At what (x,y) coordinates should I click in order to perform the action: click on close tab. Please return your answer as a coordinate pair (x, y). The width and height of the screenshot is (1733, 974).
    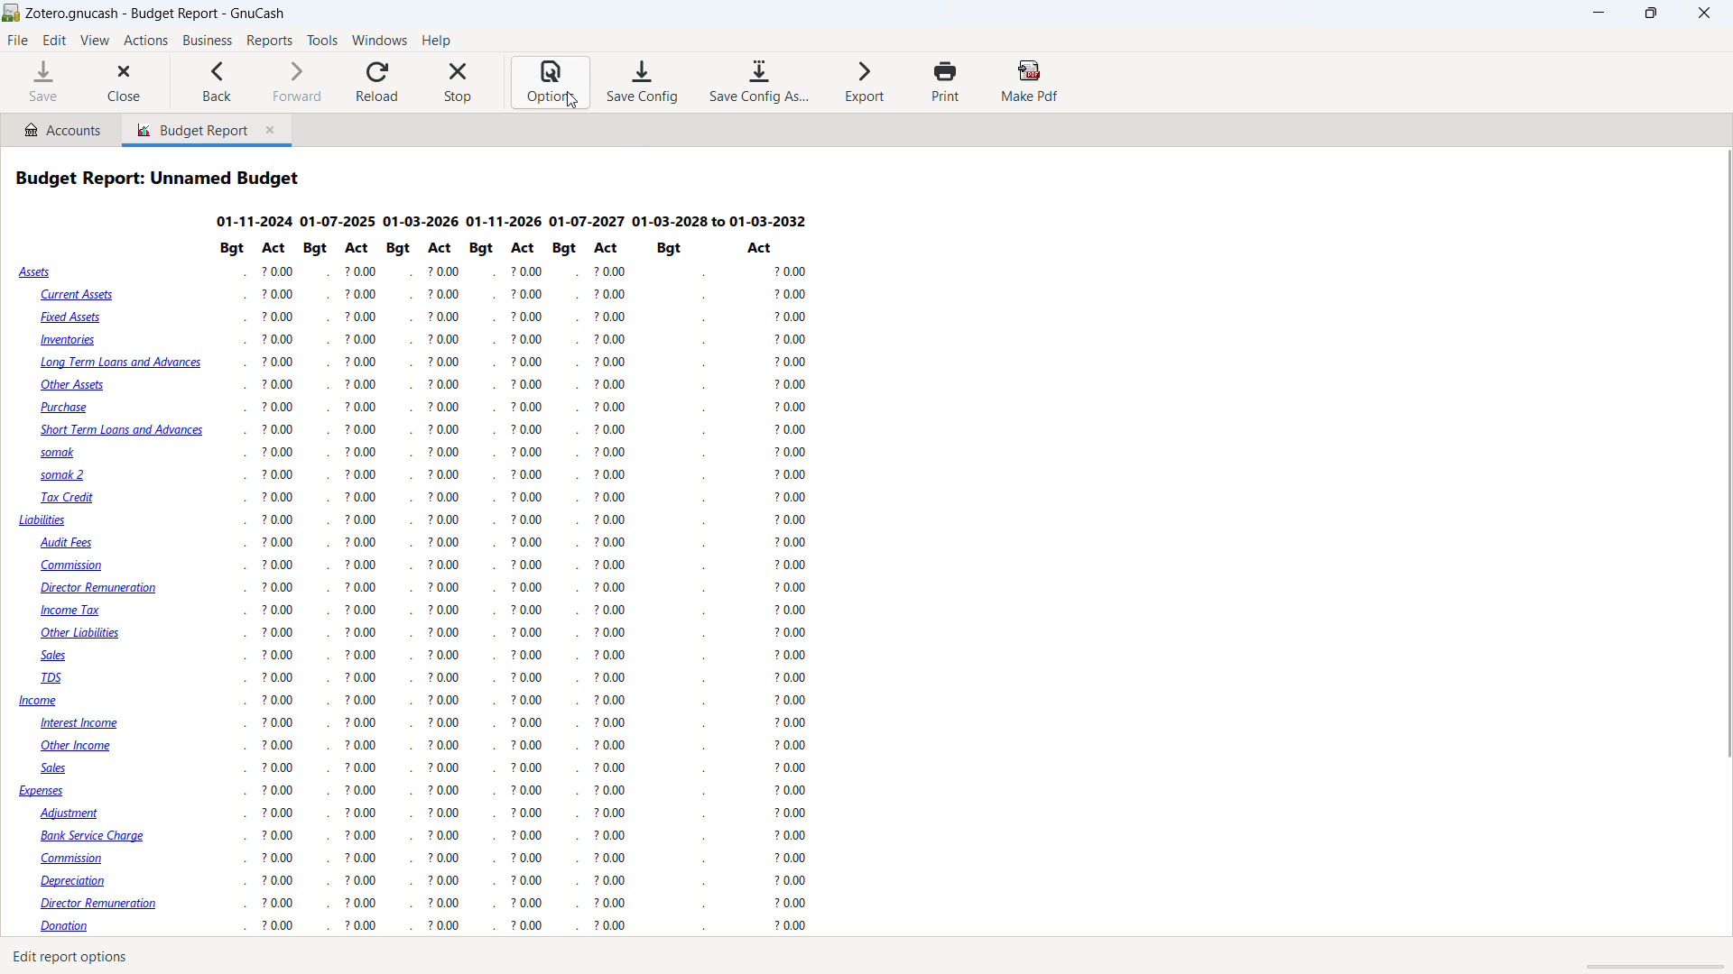
    Looking at the image, I should click on (273, 131).